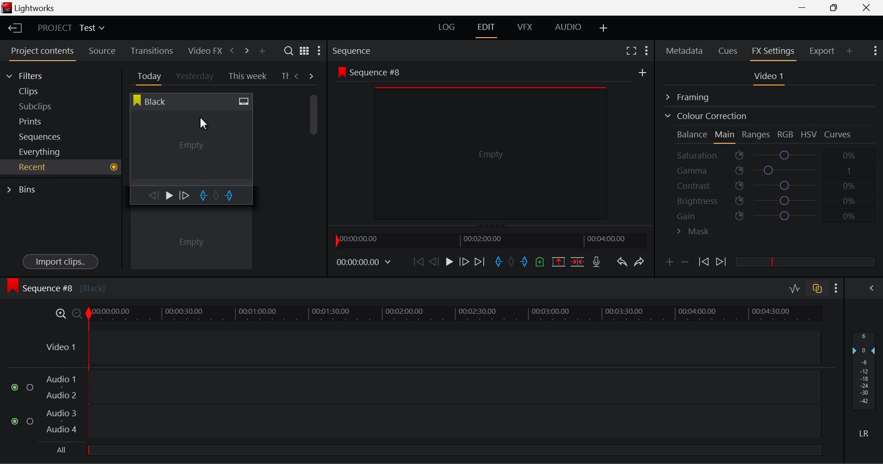 The width and height of the screenshot is (883, 464). What do you see at coordinates (191, 240) in the screenshot?
I see `Recent Clip` at bounding box center [191, 240].